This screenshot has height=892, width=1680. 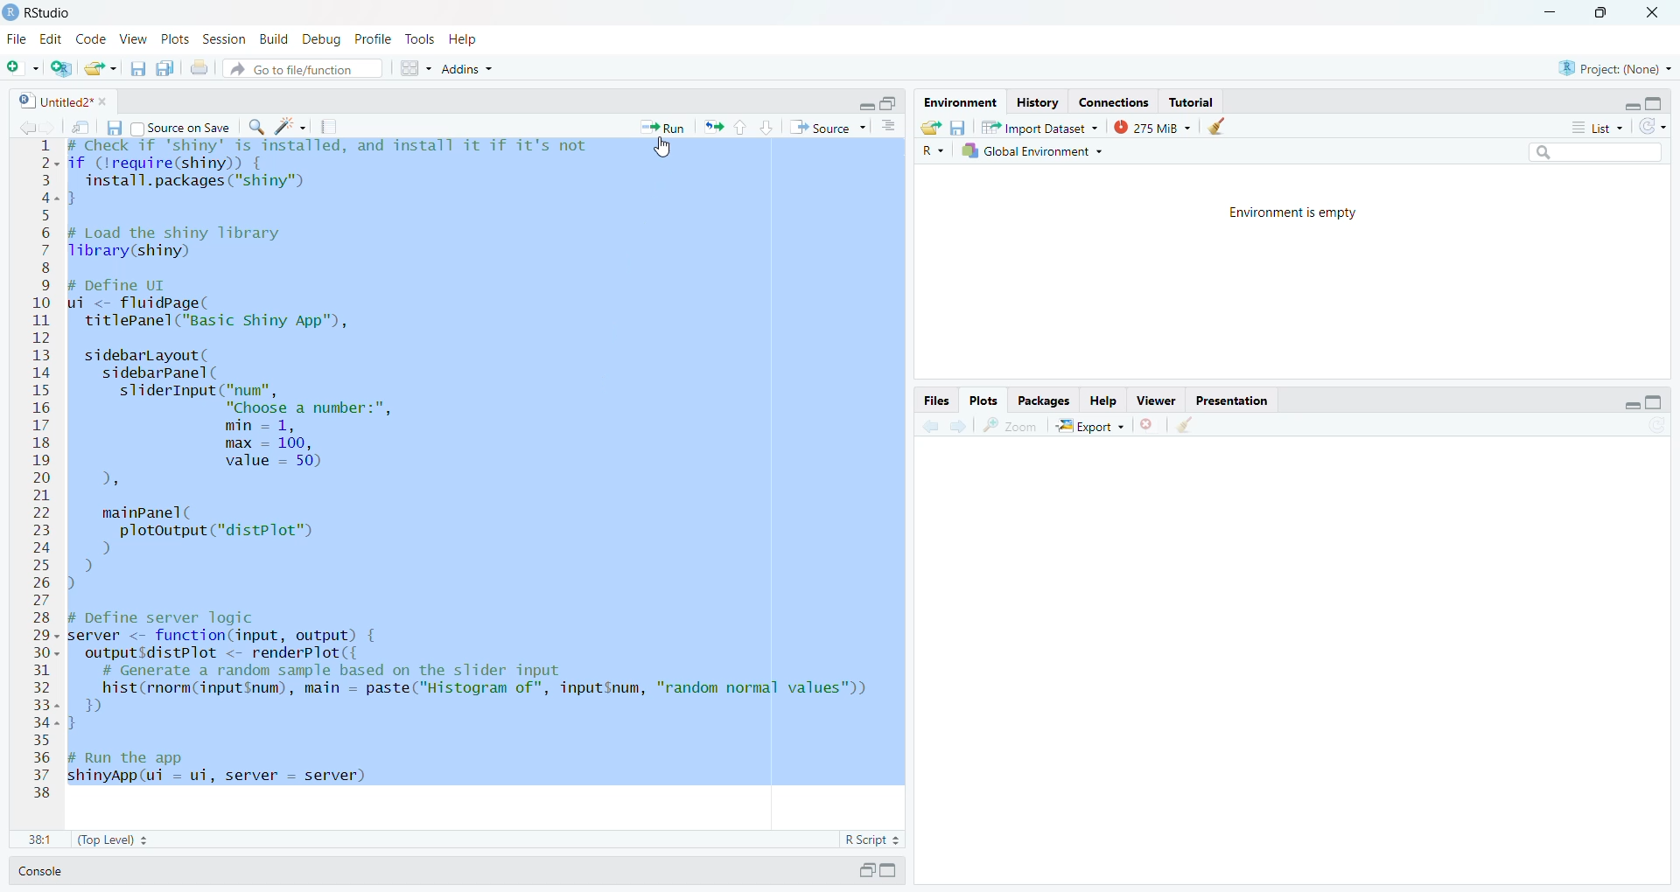 What do you see at coordinates (40, 871) in the screenshot?
I see `Console` at bounding box center [40, 871].